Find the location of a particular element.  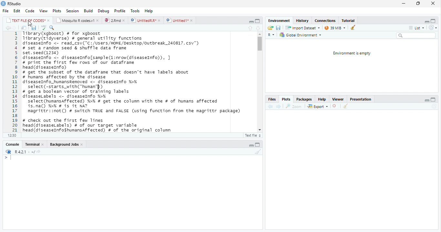

Text file is located at coordinates (253, 135).